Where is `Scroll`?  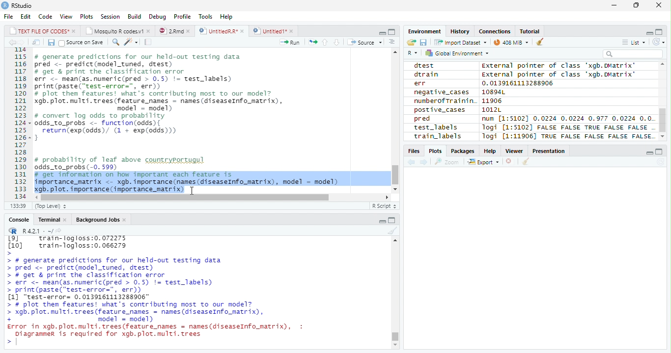 Scroll is located at coordinates (663, 101).